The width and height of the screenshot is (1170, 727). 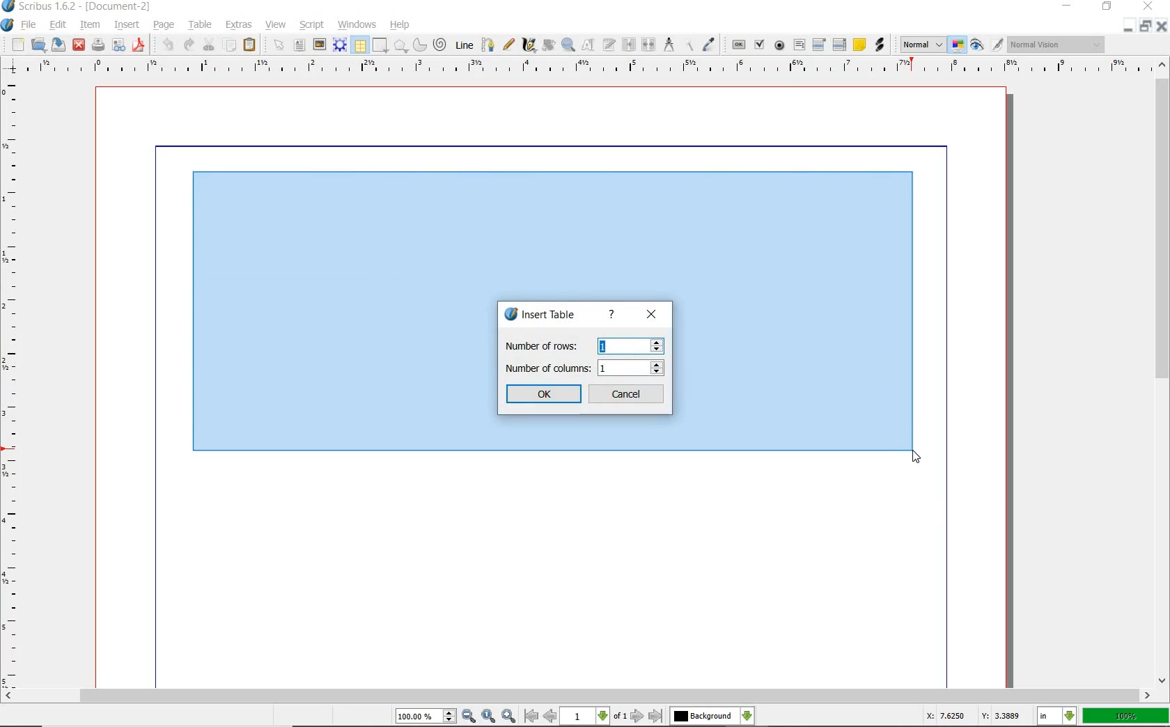 What do you see at coordinates (612, 314) in the screenshot?
I see `help` at bounding box center [612, 314].